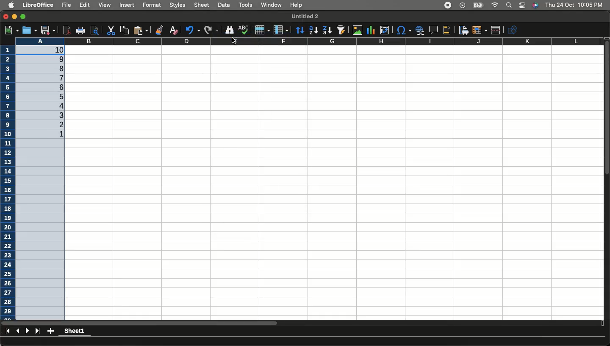  I want to click on Recording, so click(448, 6).